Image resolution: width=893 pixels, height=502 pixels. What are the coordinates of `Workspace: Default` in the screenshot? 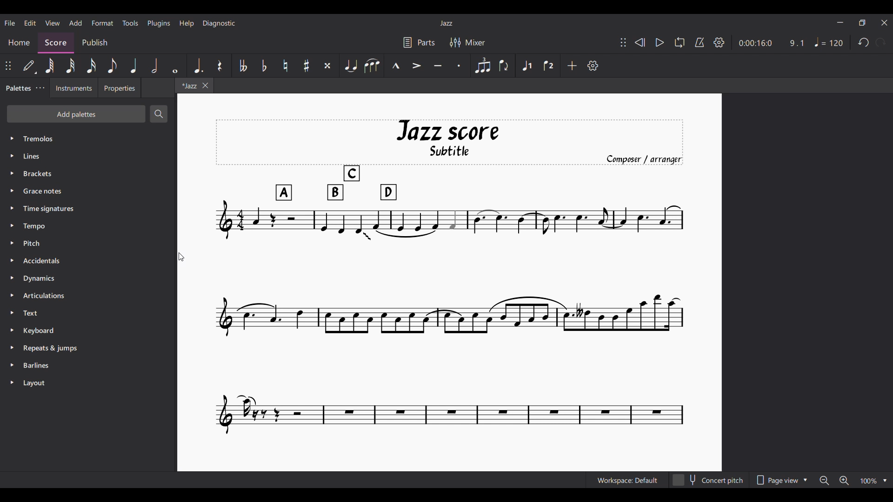 It's located at (628, 480).